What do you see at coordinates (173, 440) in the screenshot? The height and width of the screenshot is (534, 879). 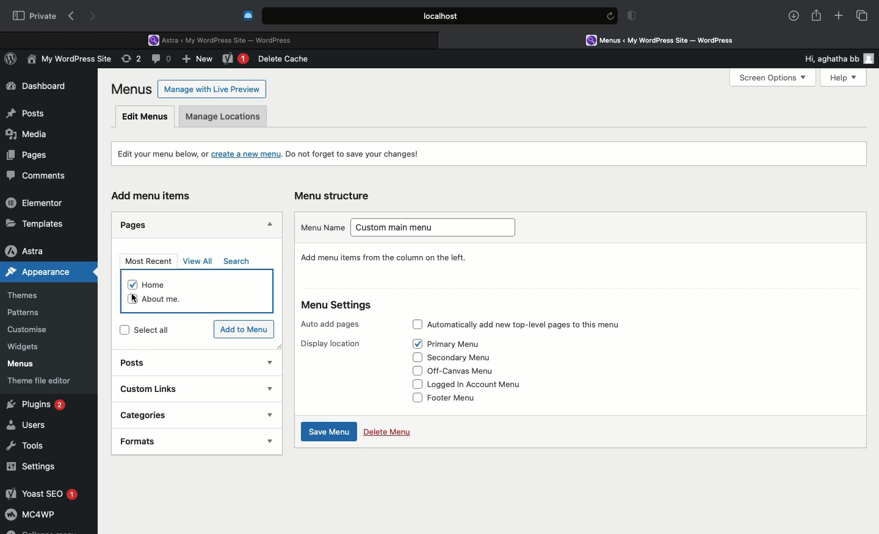 I see `Formats` at bounding box center [173, 440].